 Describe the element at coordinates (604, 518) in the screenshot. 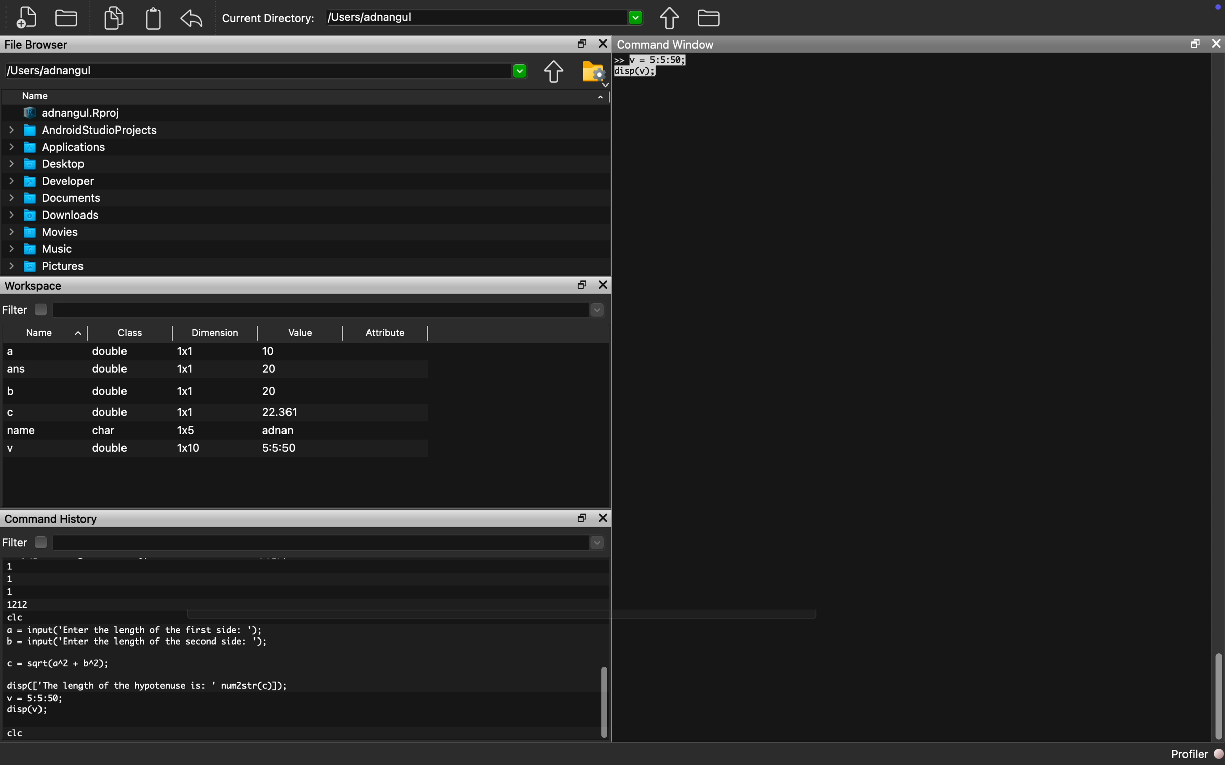

I see `close` at that location.